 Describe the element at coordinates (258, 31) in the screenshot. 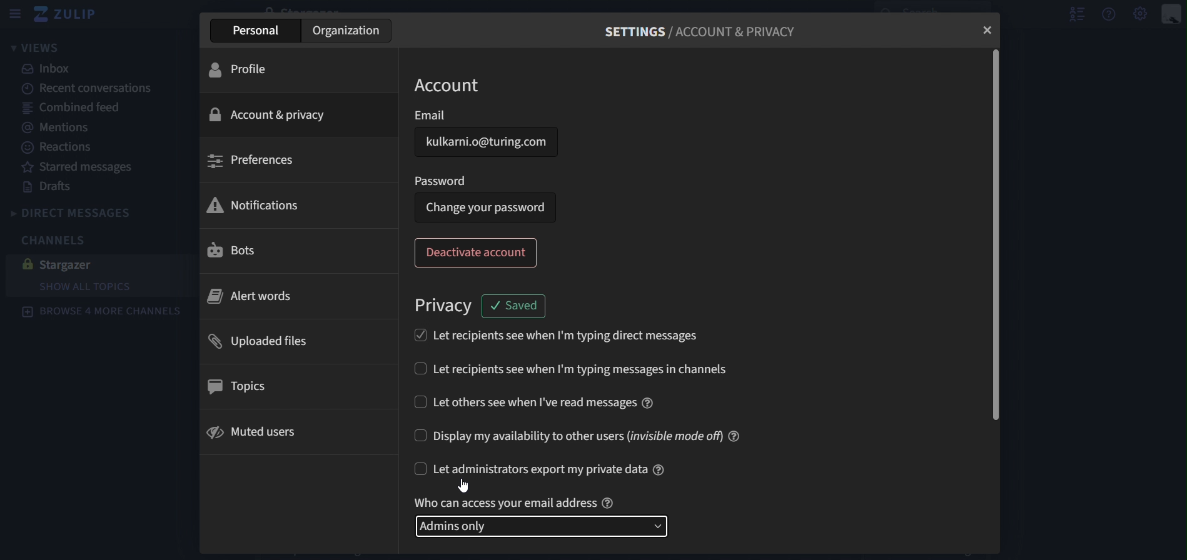

I see `personal` at that location.